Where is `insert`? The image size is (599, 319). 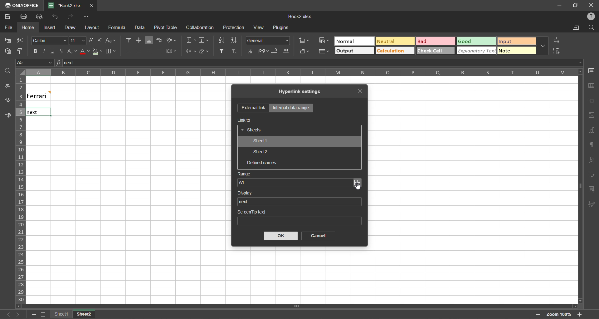 insert is located at coordinates (48, 27).